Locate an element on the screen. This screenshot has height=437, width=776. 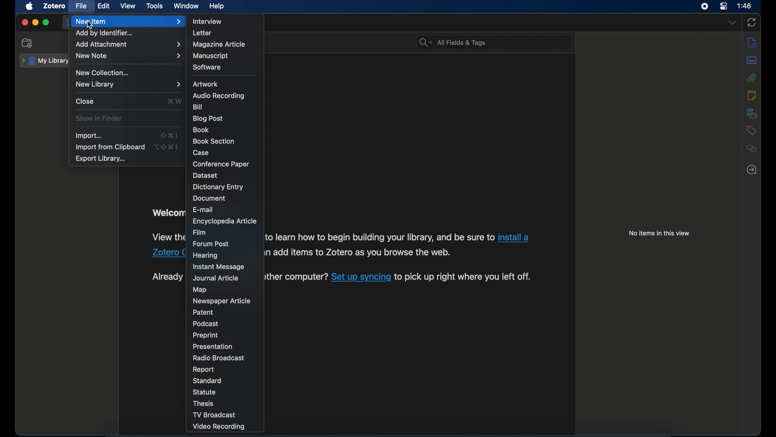
help is located at coordinates (217, 6).